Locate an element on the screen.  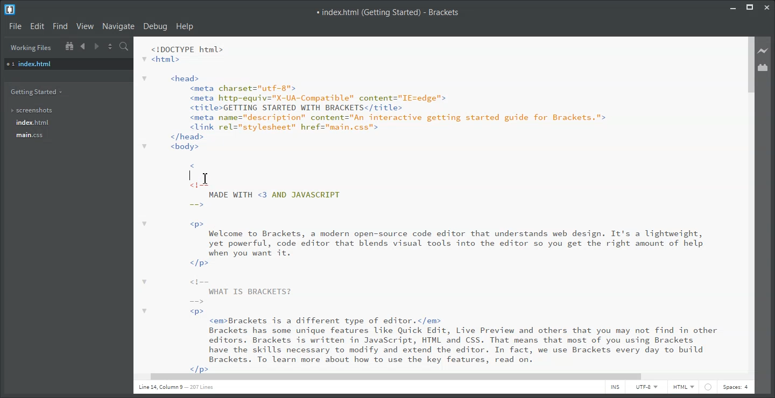
Getting Started is located at coordinates (37, 93).